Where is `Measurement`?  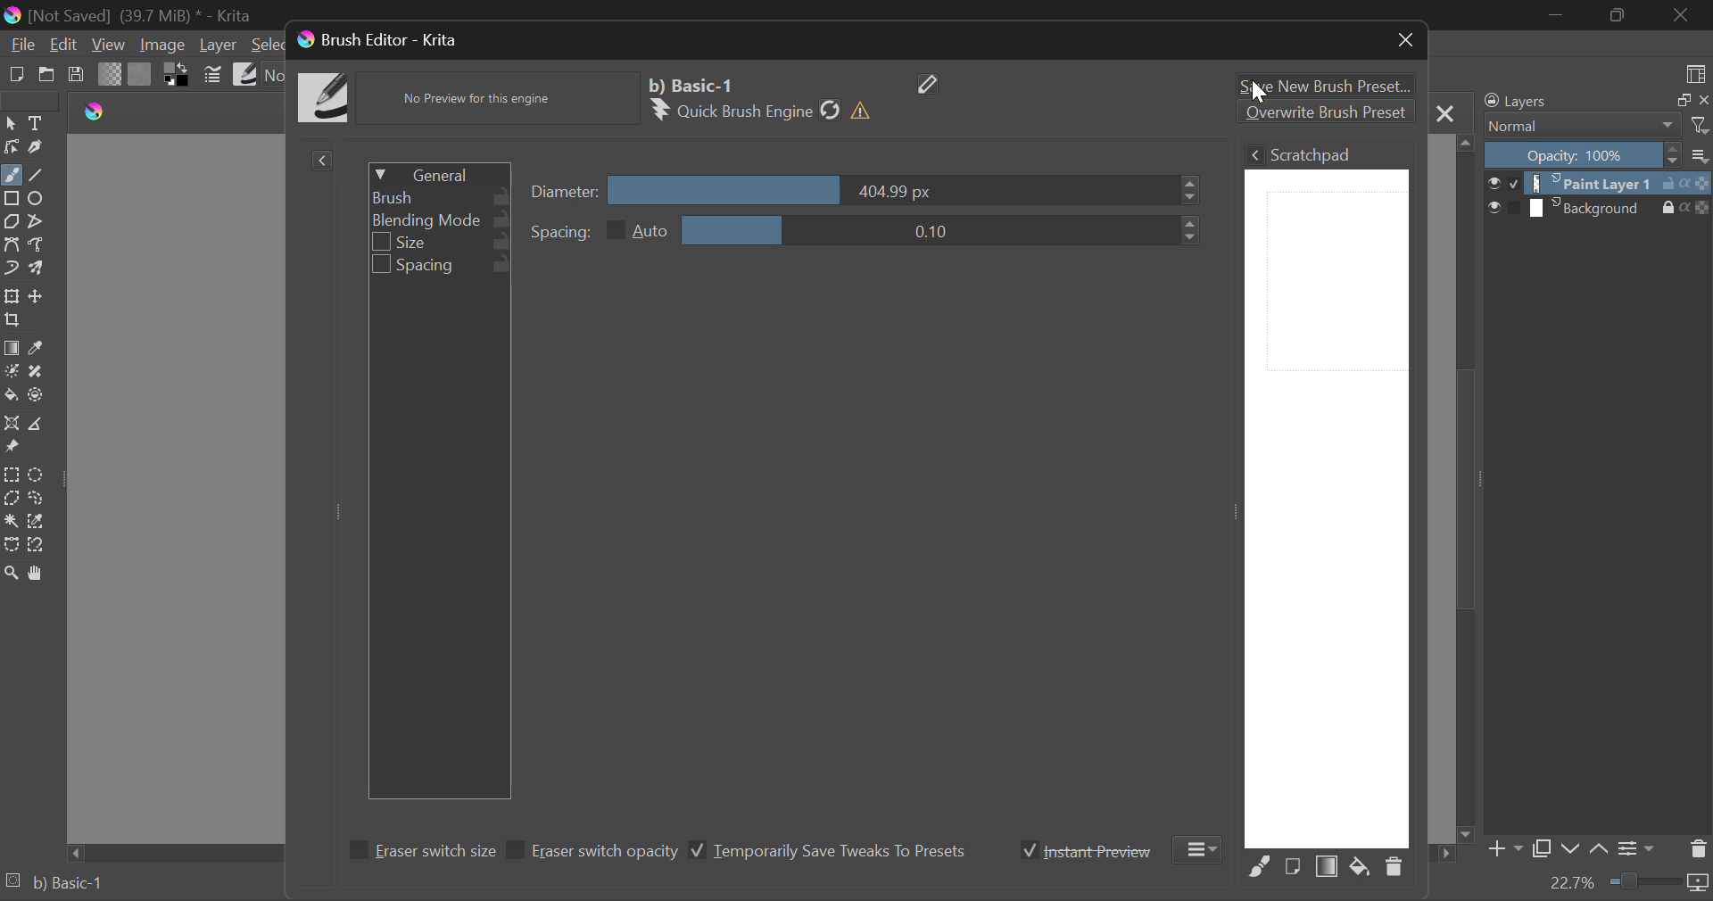 Measurement is located at coordinates (38, 423).